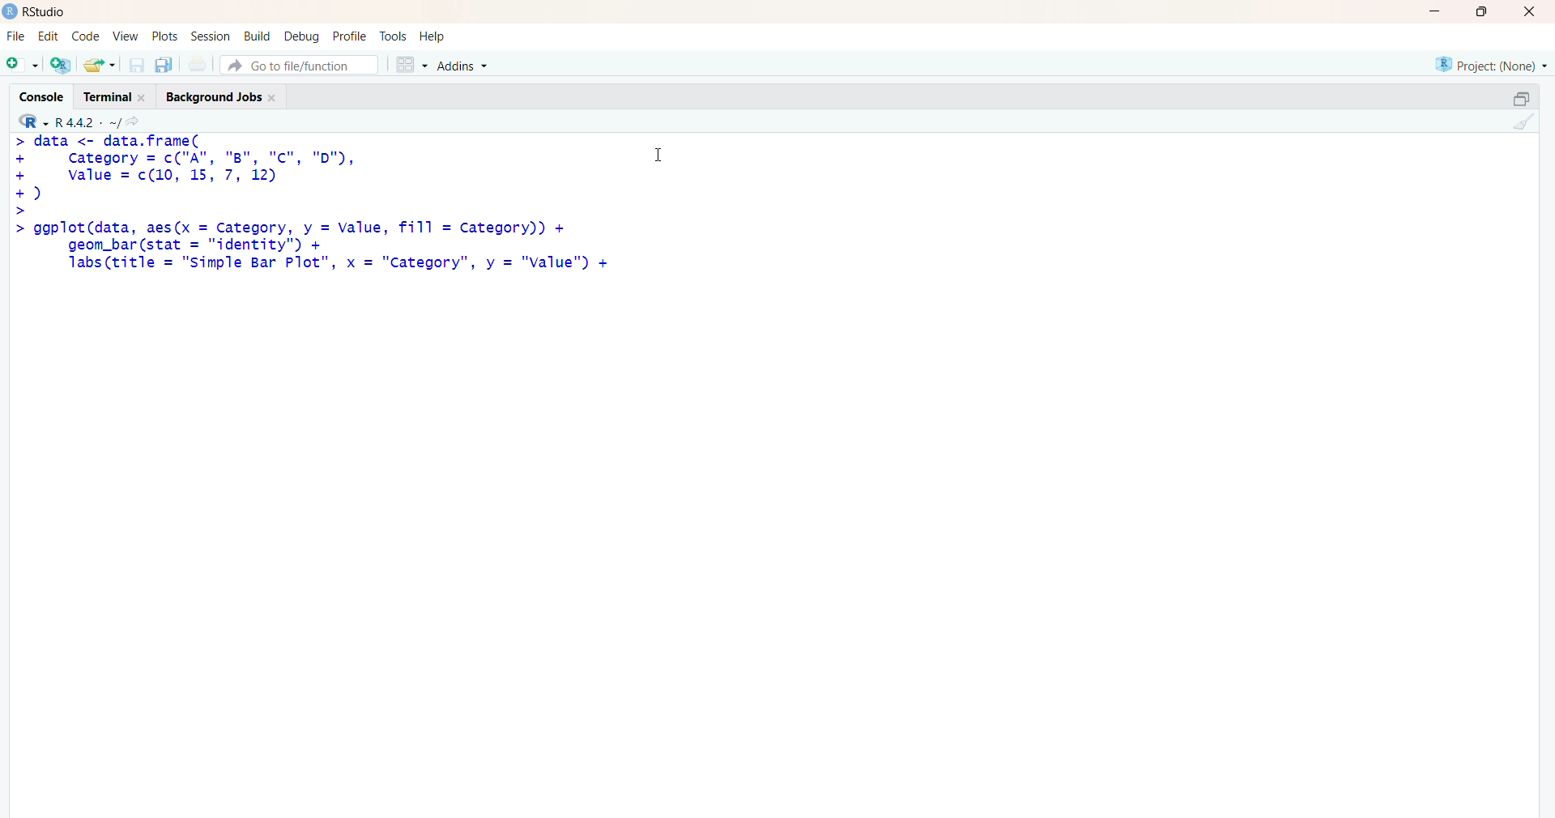 The height and width of the screenshot is (818, 1555). What do you see at coordinates (126, 36) in the screenshot?
I see `View` at bounding box center [126, 36].